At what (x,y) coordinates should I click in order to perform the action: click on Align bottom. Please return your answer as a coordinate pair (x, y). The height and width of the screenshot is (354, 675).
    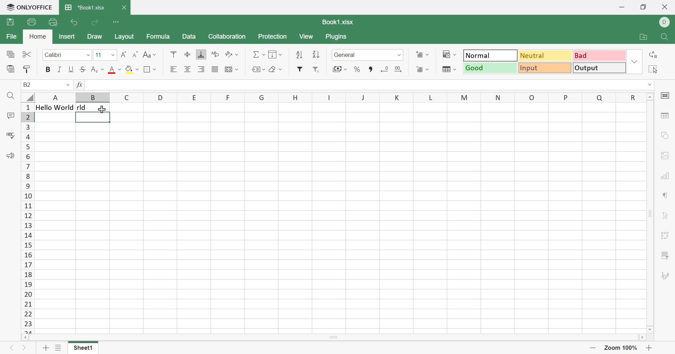
    Looking at the image, I should click on (201, 54).